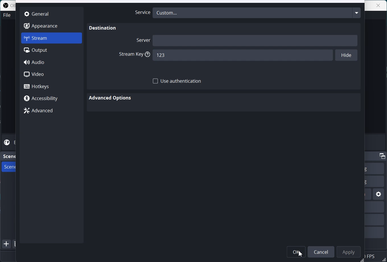 This screenshot has width=387, height=262. Describe the element at coordinates (52, 86) in the screenshot. I see `Hotkeys` at that location.